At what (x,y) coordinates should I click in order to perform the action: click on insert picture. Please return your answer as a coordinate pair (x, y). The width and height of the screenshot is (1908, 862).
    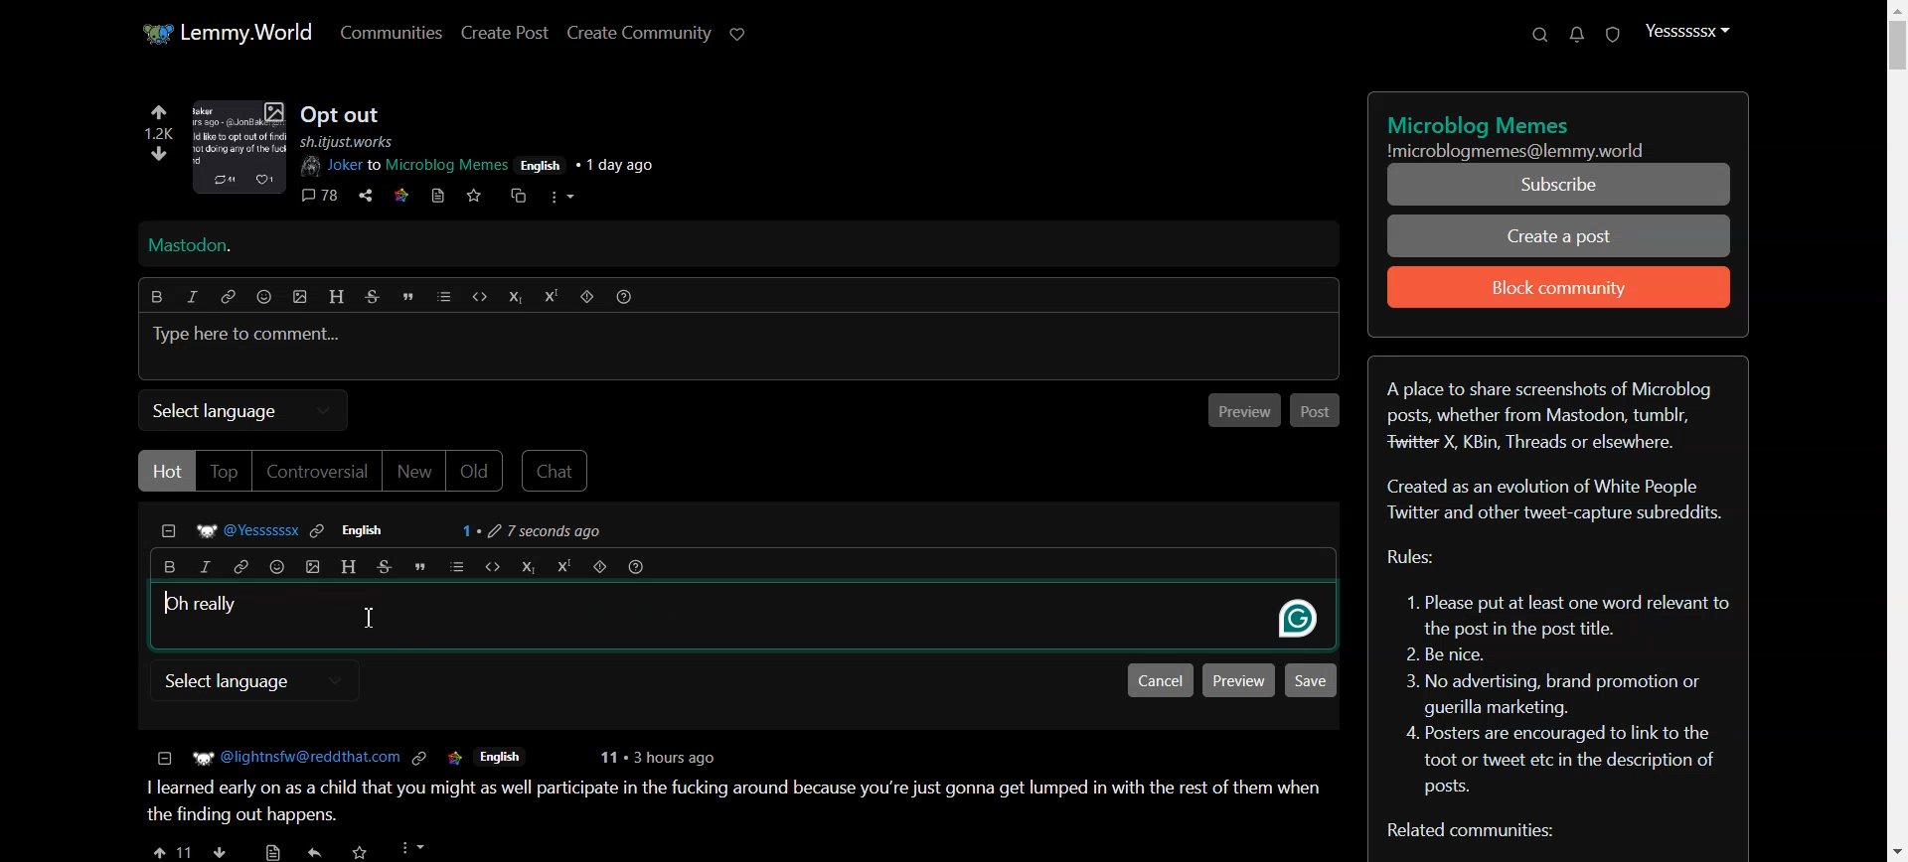
    Looking at the image, I should click on (300, 298).